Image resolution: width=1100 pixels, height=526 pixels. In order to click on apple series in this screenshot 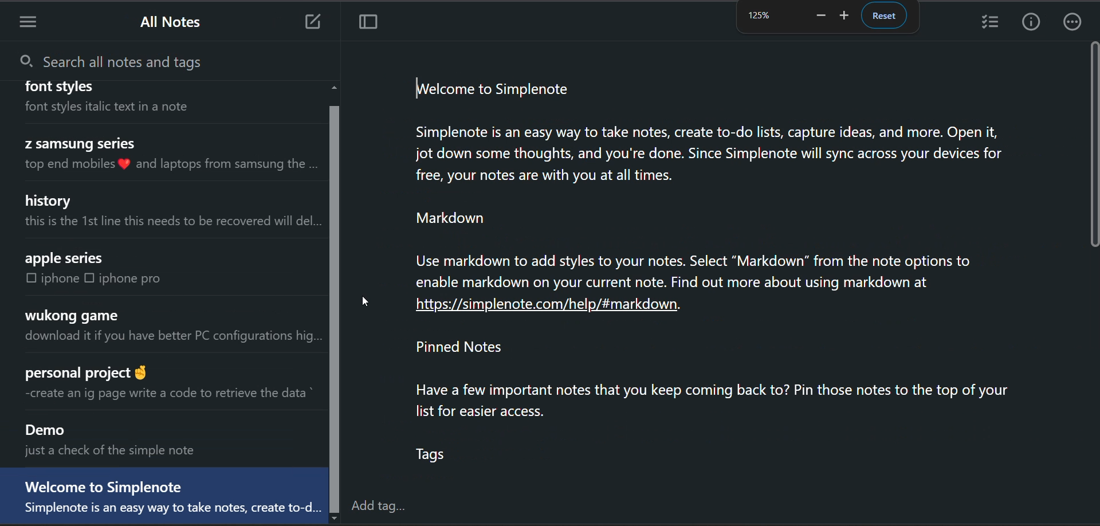, I will do `click(68, 259)`.